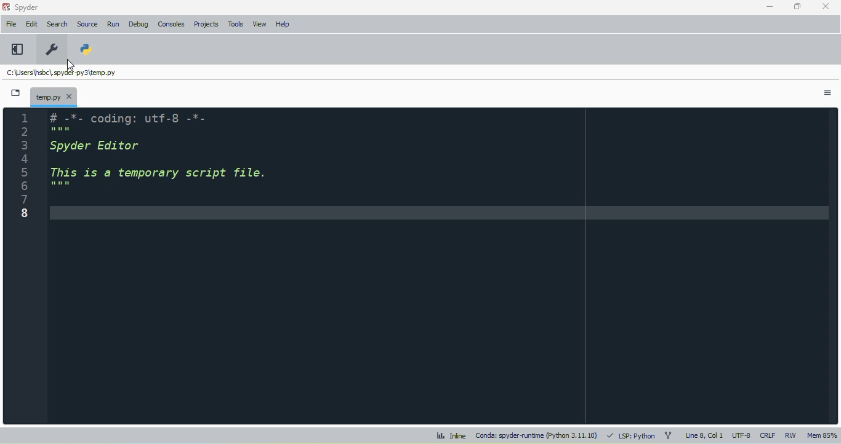 Image resolution: width=841 pixels, height=444 pixels. What do you see at coordinates (828, 93) in the screenshot?
I see `options` at bounding box center [828, 93].